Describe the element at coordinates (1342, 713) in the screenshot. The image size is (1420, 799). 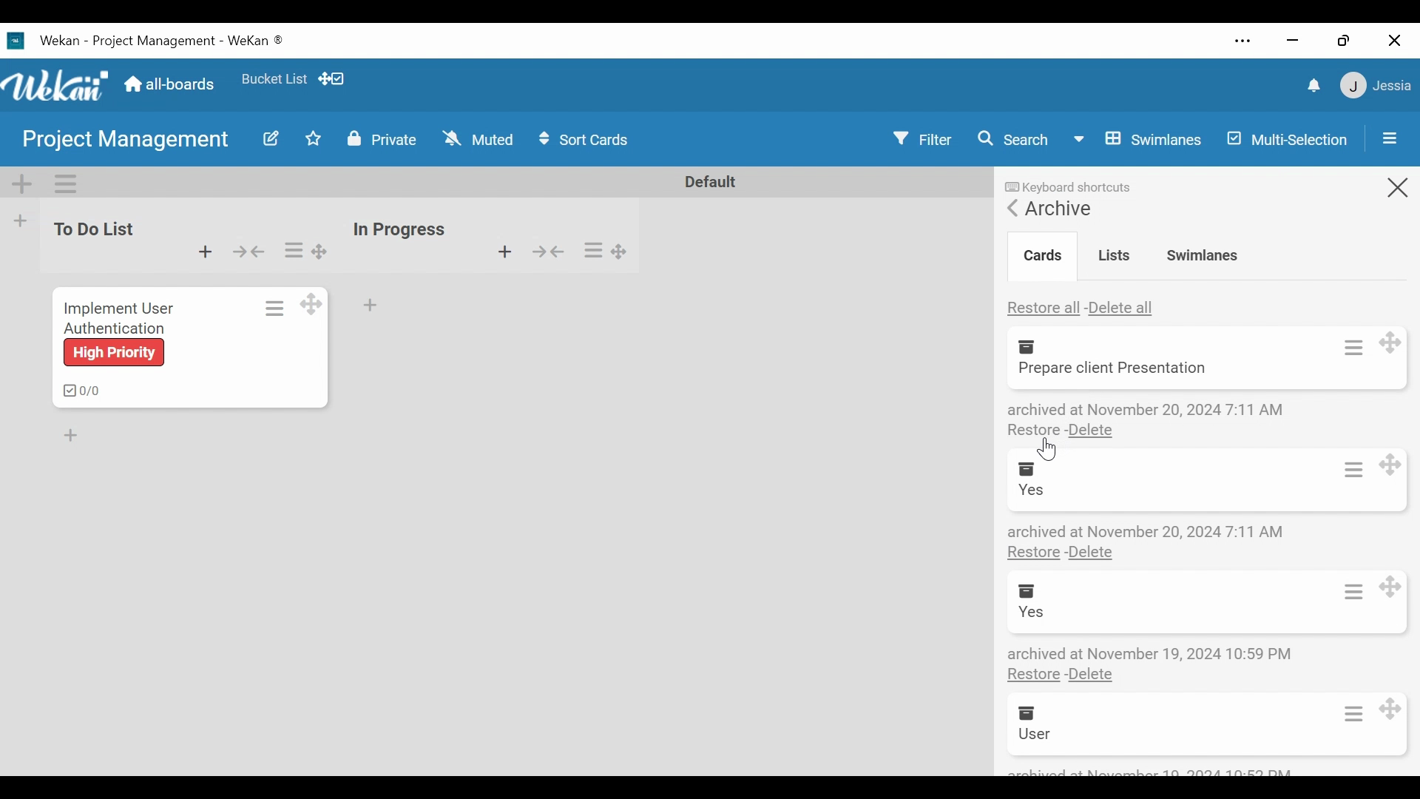
I see `Card actions` at that location.